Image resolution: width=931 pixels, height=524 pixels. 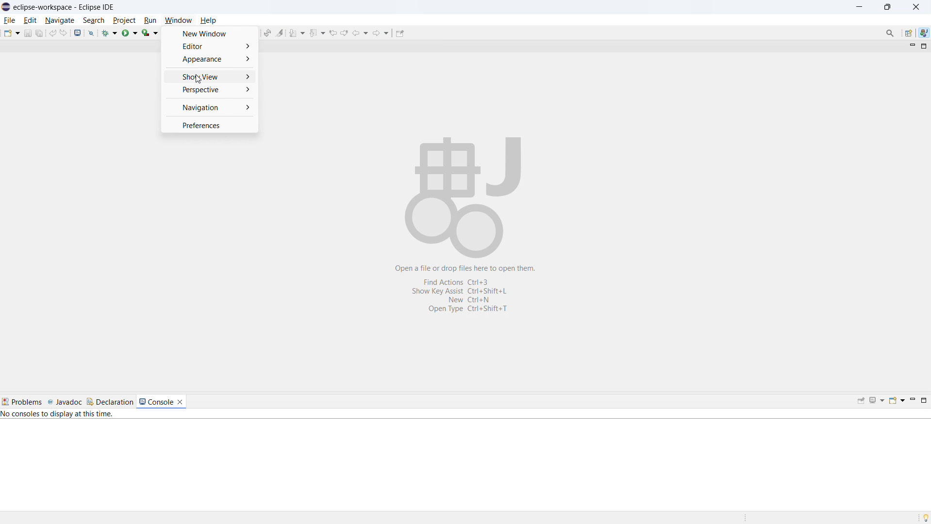 What do you see at coordinates (400, 33) in the screenshot?
I see `pin editor` at bounding box center [400, 33].